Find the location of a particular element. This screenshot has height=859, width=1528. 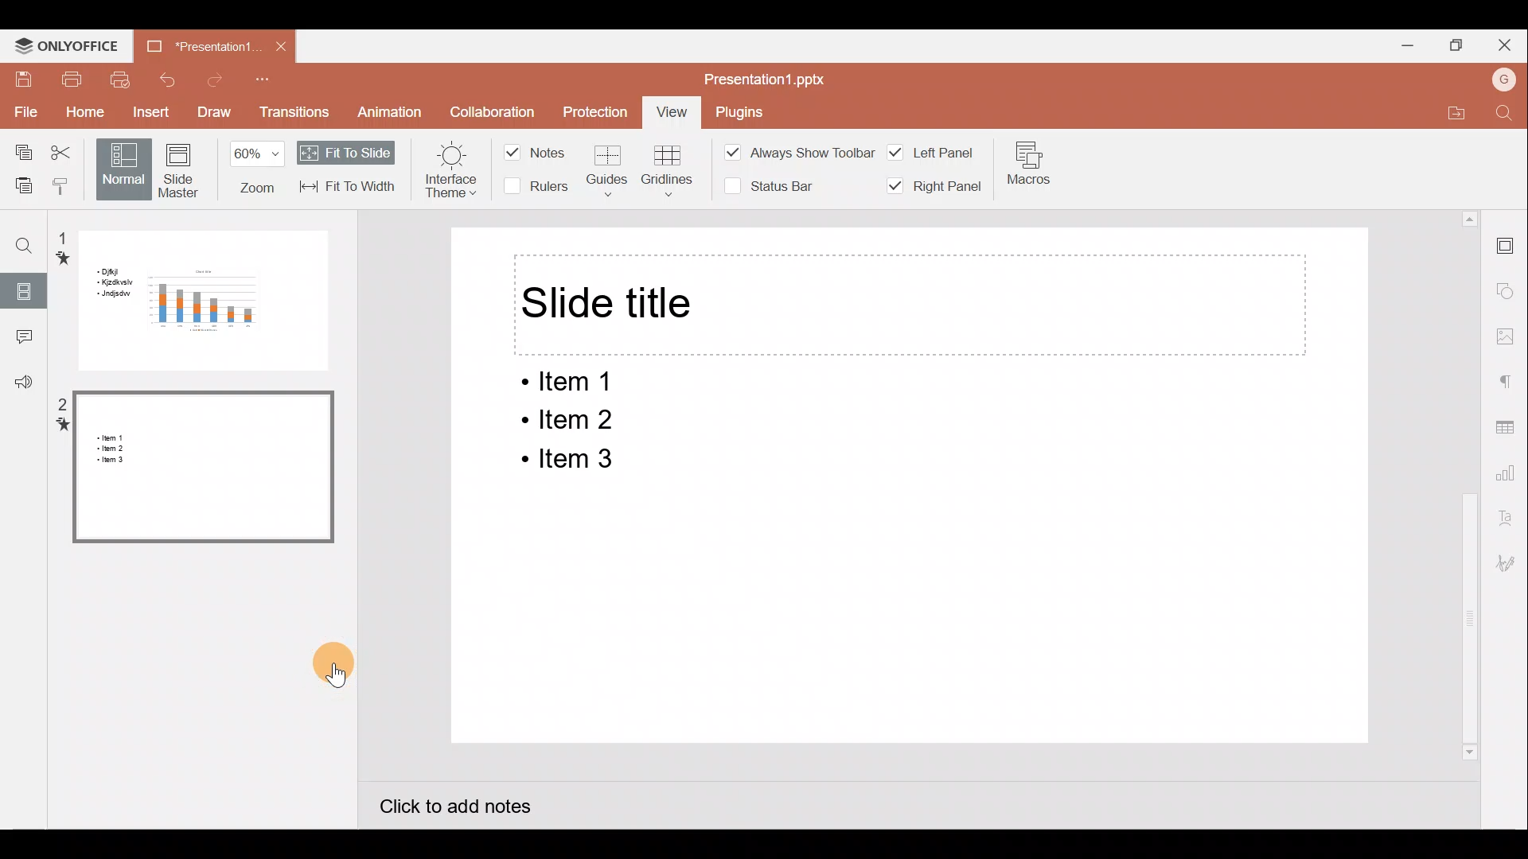

Interface theme is located at coordinates (452, 168).